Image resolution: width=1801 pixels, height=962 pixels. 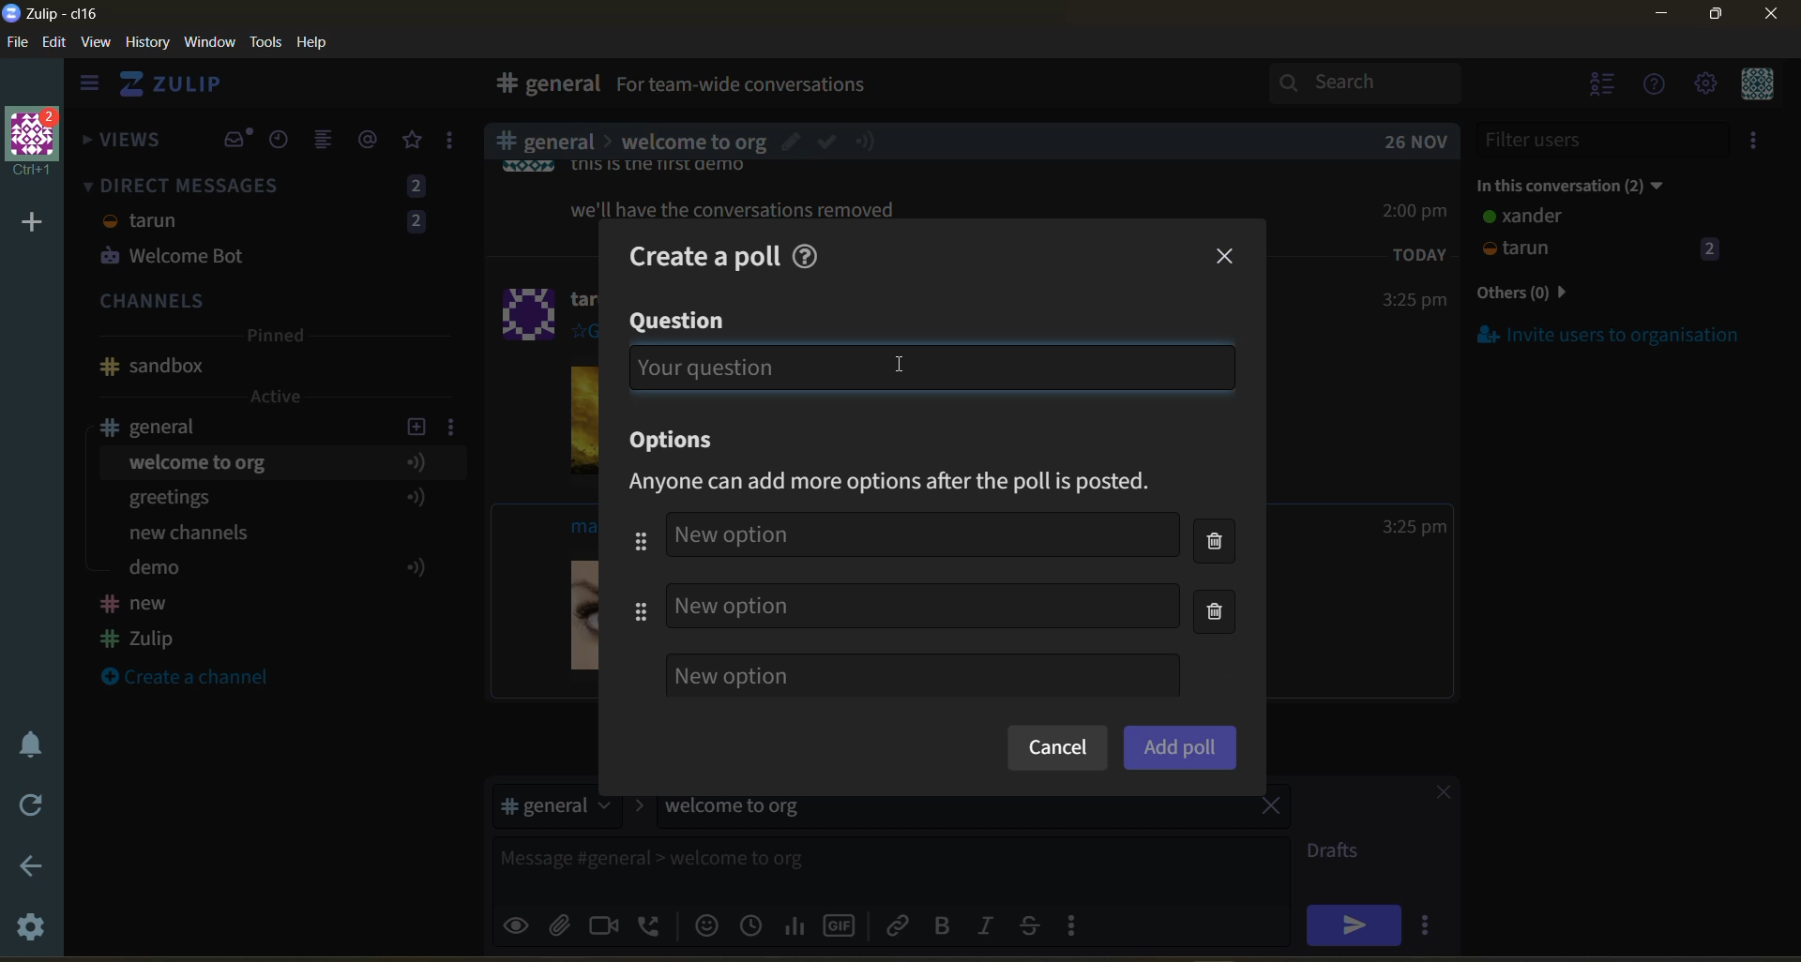 I want to click on go back, so click(x=29, y=867).